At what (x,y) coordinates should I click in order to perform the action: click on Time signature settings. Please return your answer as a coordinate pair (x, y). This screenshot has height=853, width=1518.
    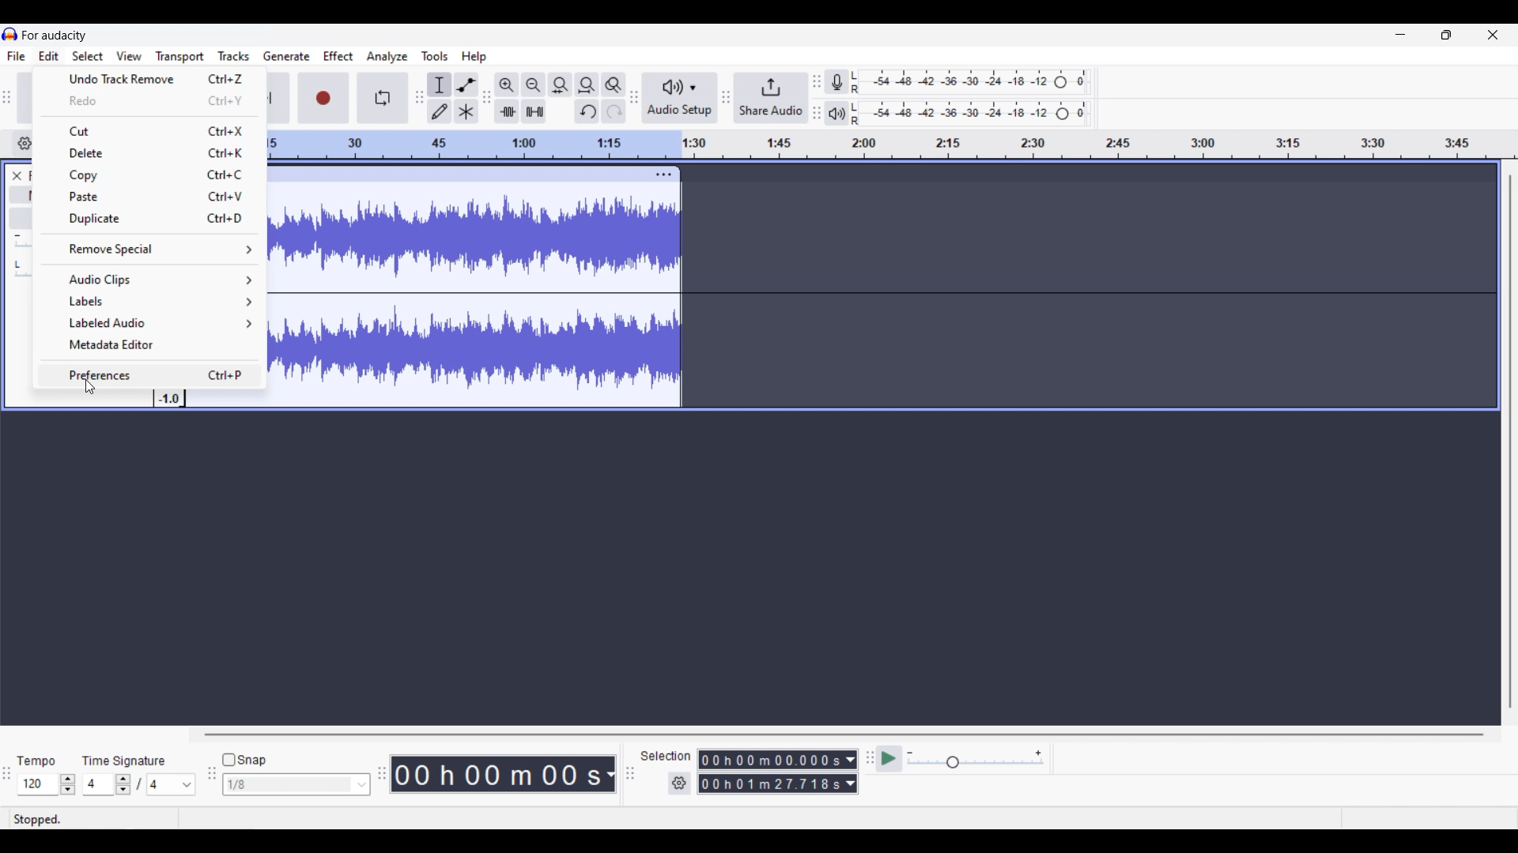
    Looking at the image, I should click on (139, 784).